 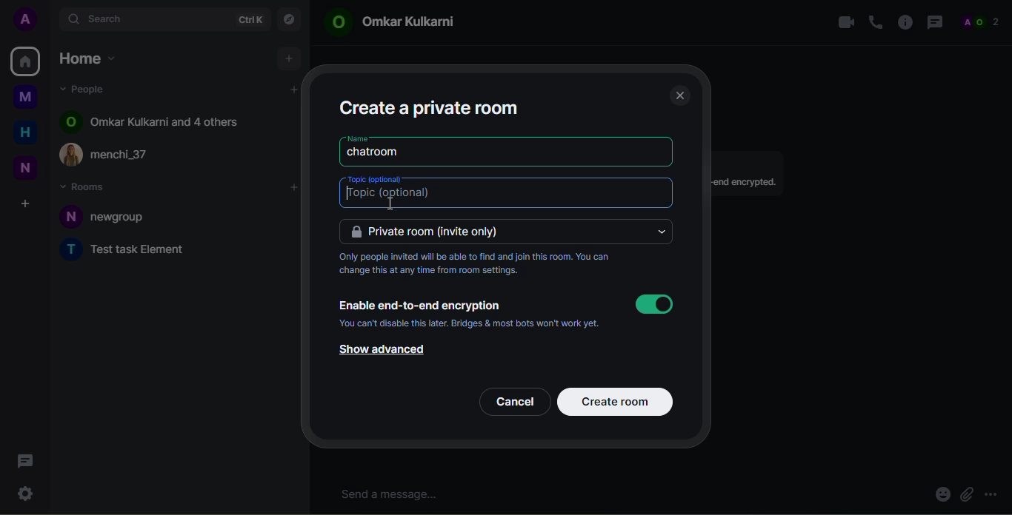 I want to click on home, so click(x=90, y=61).